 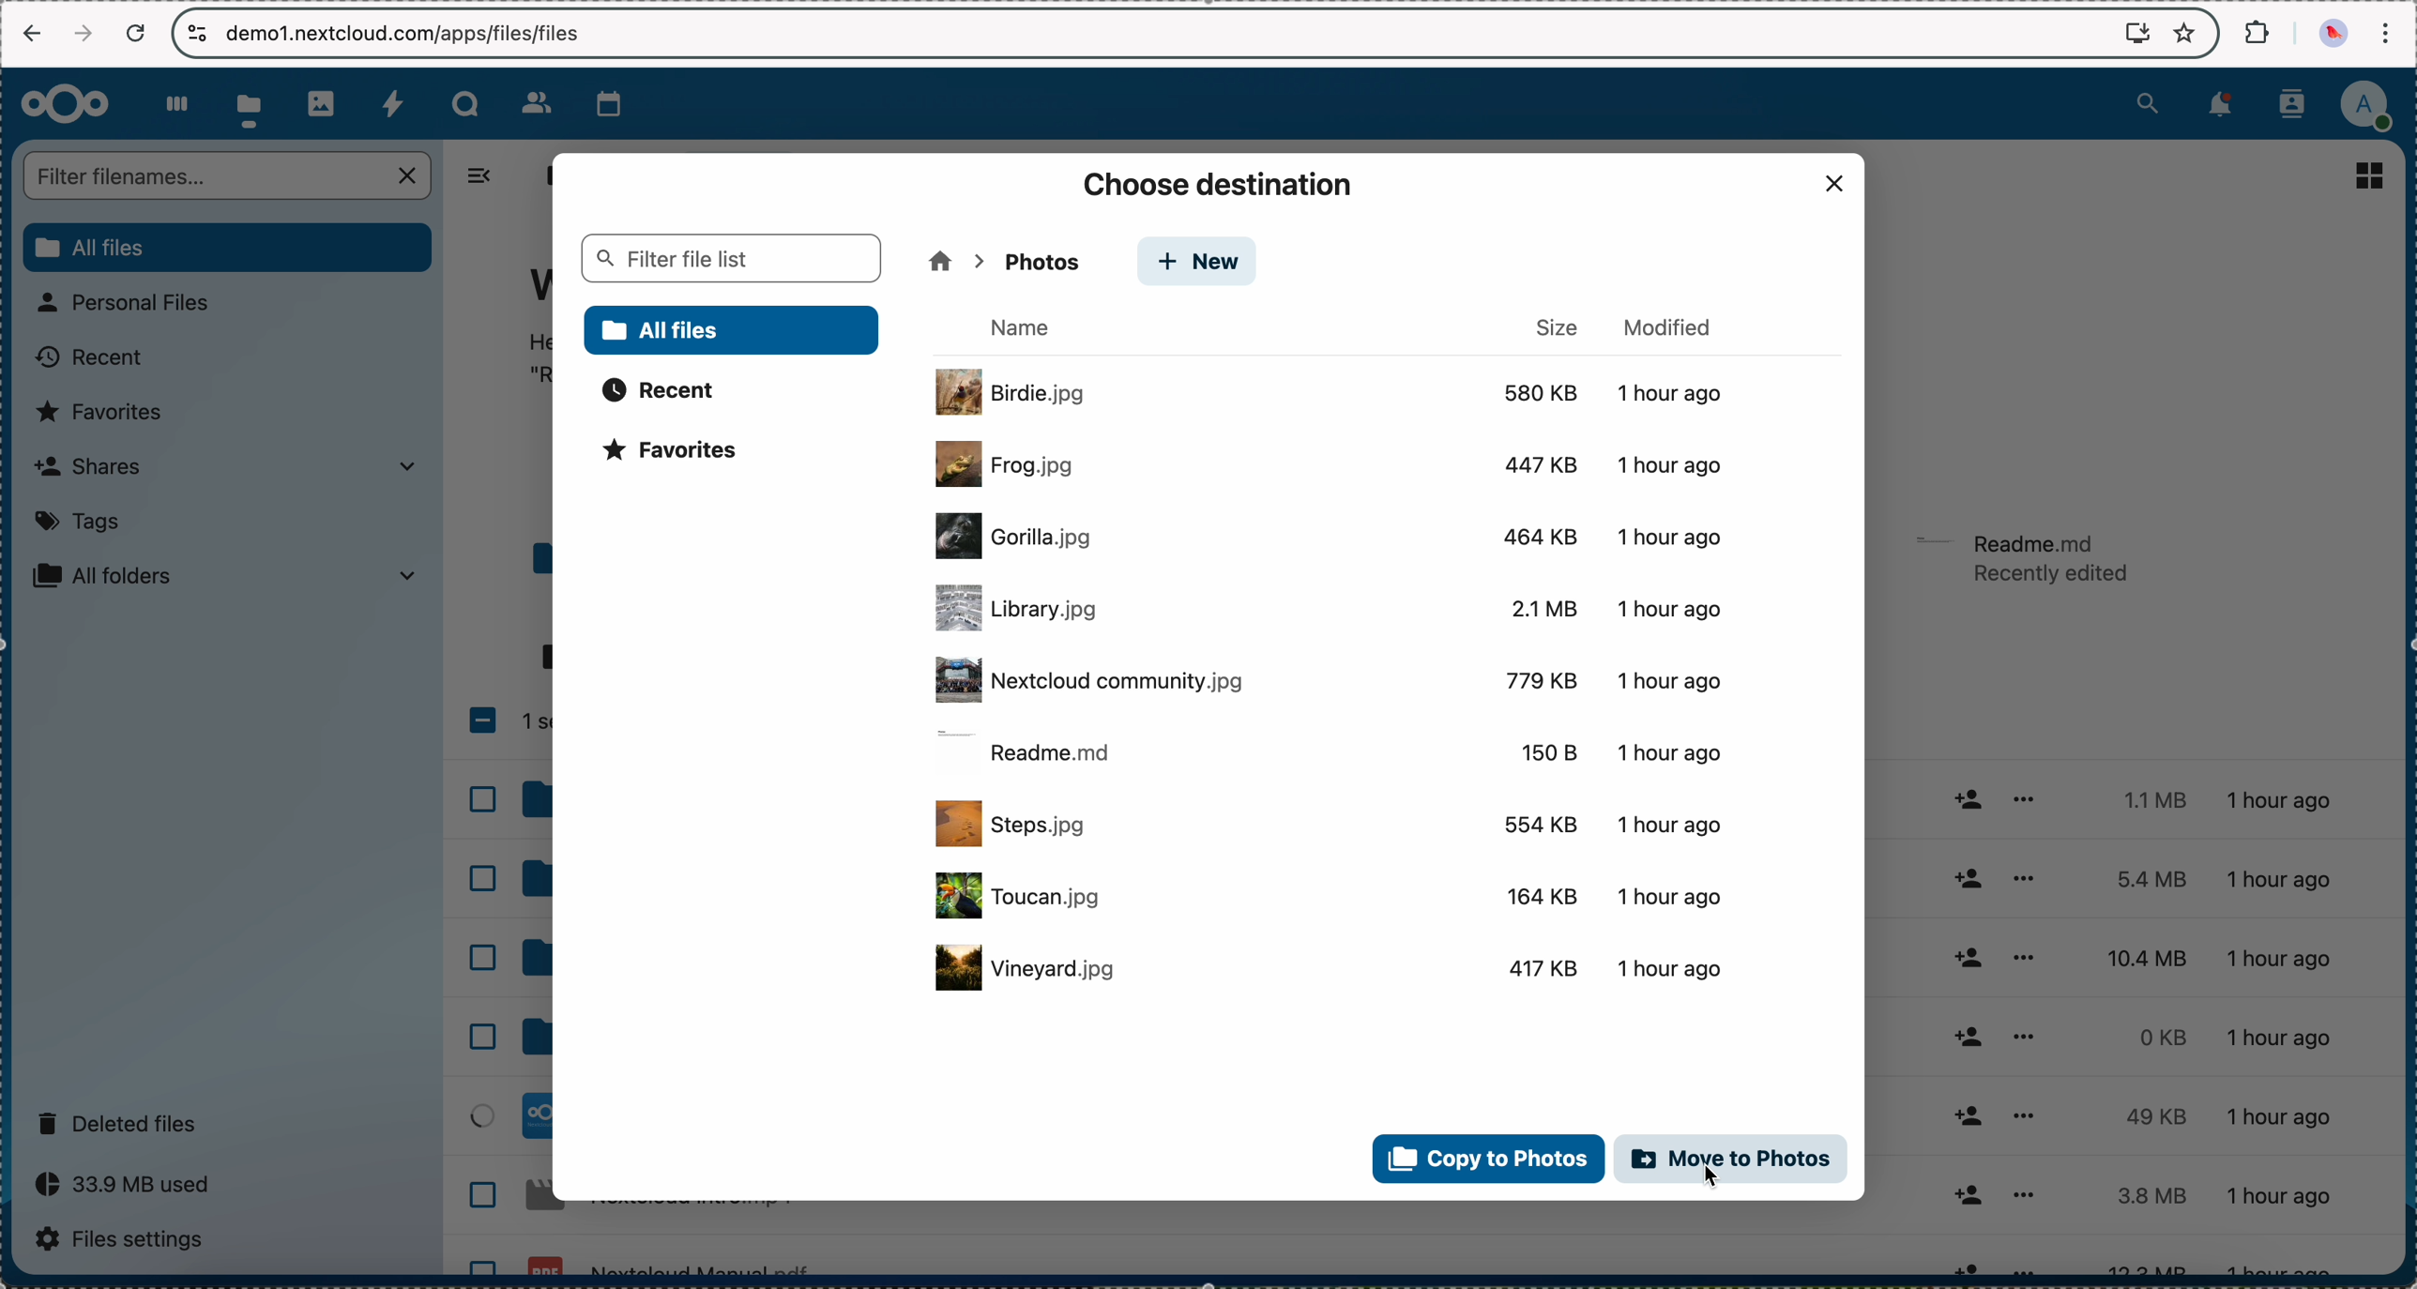 I want to click on files settings, so click(x=125, y=1240).